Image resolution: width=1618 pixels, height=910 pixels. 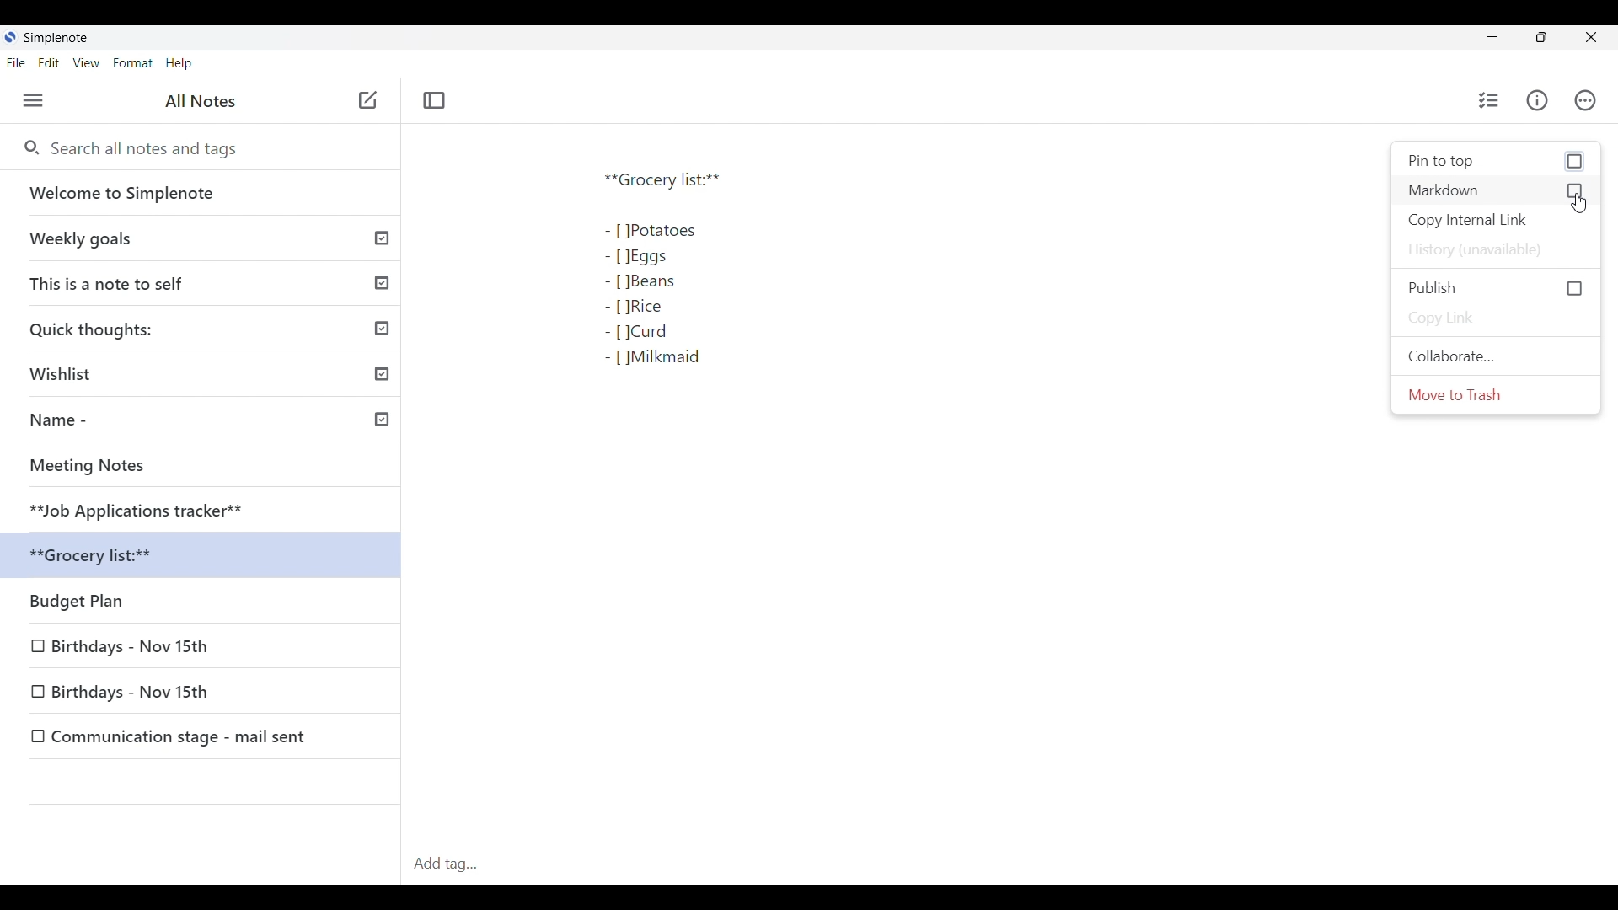 I want to click on Toggle focus mode, so click(x=434, y=100).